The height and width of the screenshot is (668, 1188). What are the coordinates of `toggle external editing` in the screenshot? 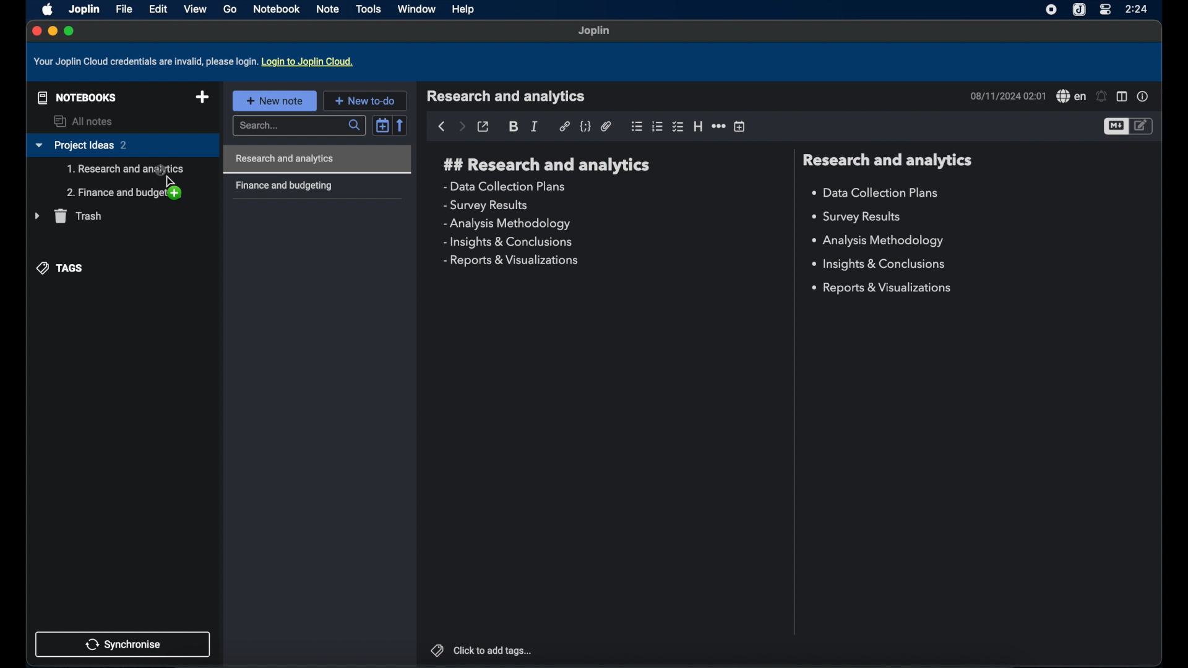 It's located at (484, 127).